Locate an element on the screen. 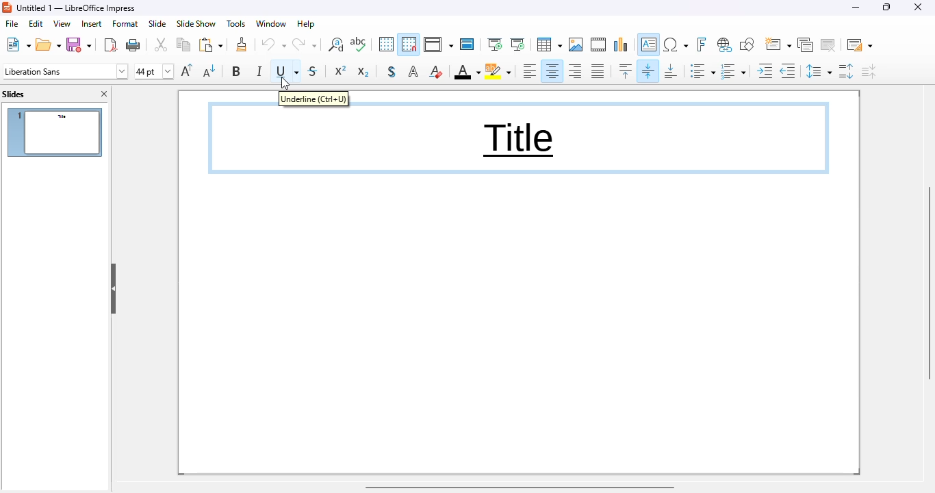 This screenshot has width=935, height=493. display grid is located at coordinates (386, 45).